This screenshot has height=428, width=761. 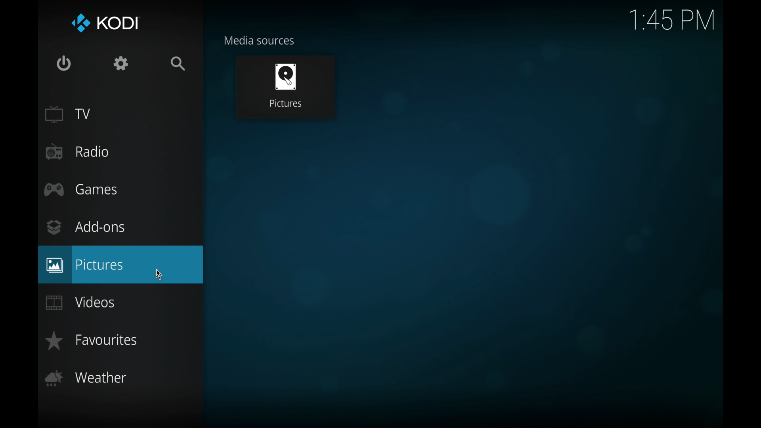 I want to click on games, so click(x=80, y=189).